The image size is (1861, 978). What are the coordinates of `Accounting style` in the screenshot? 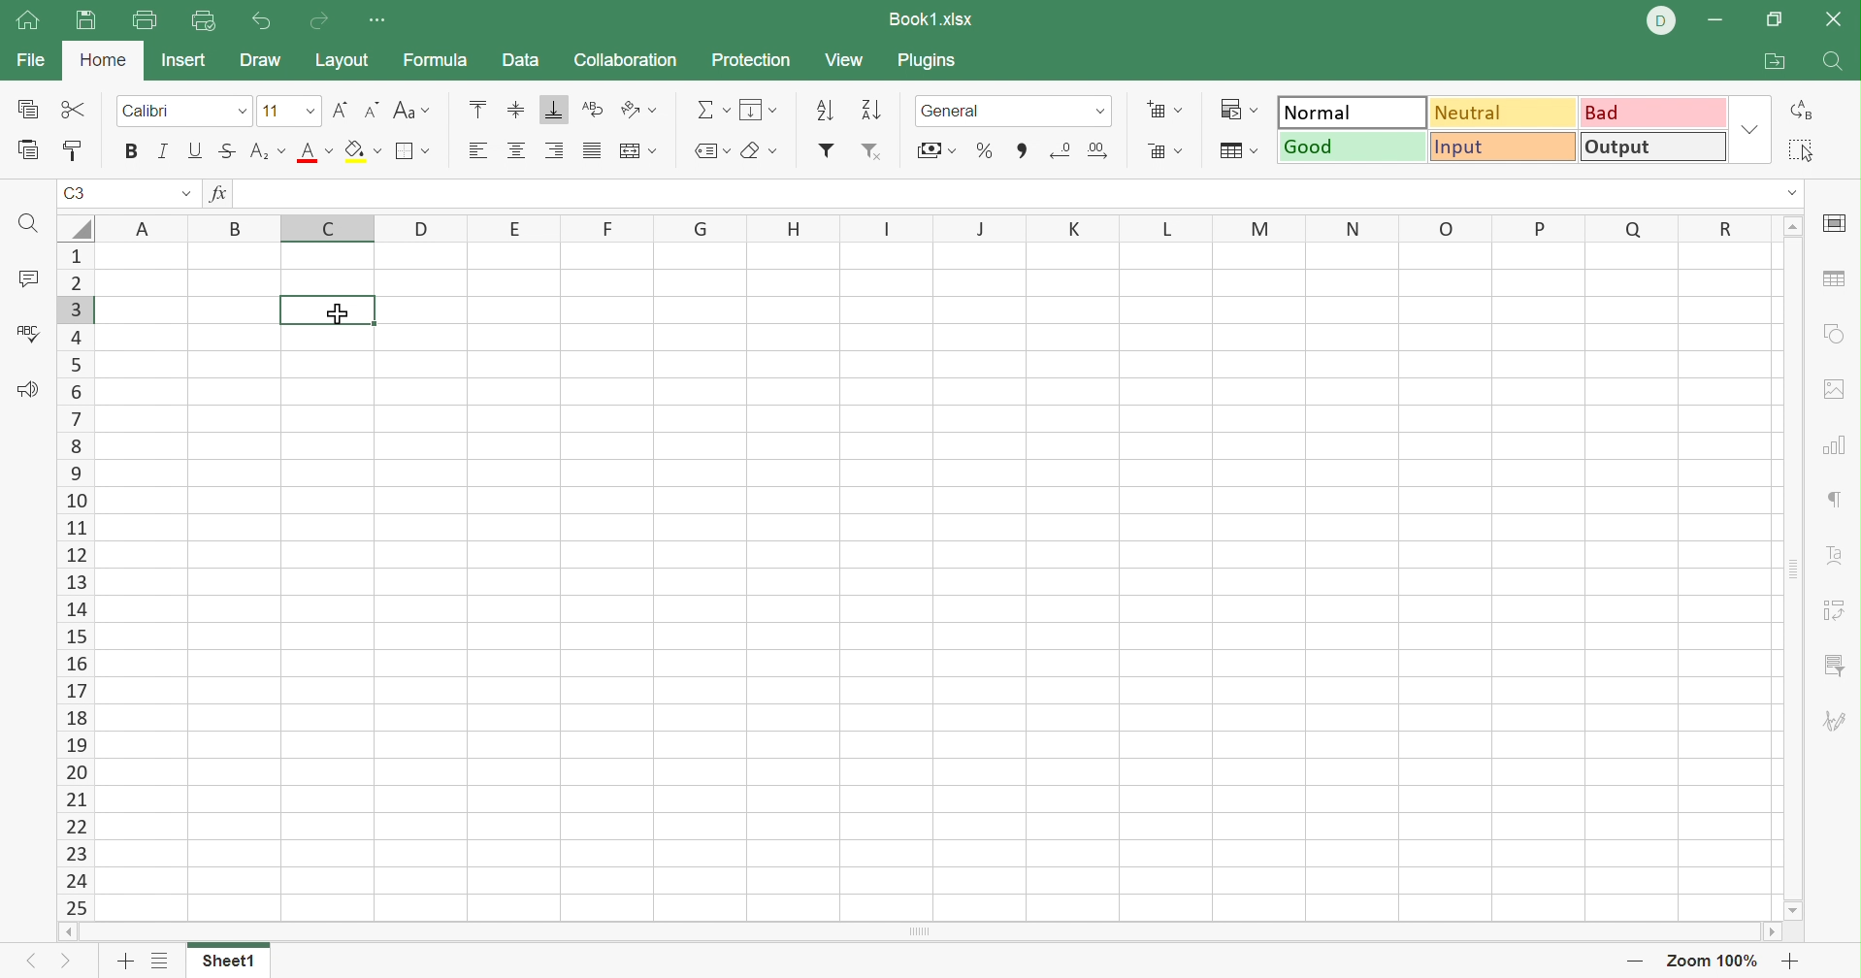 It's located at (934, 150).